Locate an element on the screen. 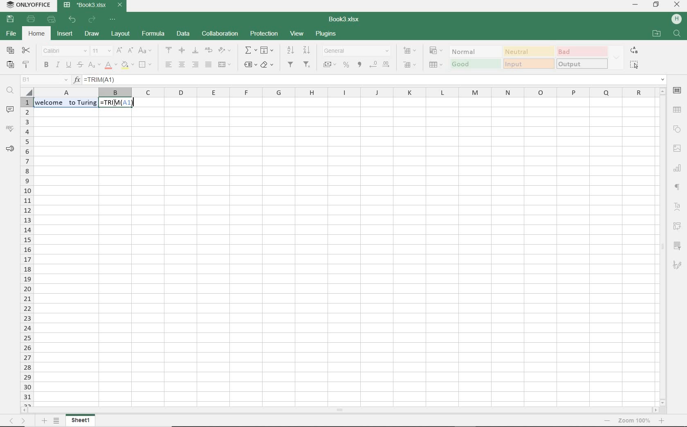 The height and width of the screenshot is (427, 687). view is located at coordinates (298, 34).